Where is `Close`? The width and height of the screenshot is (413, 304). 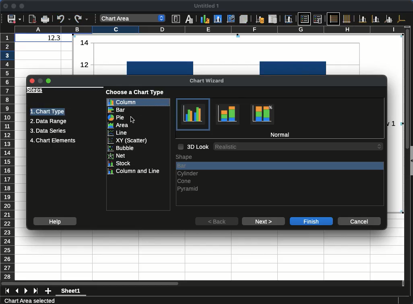 Close is located at coordinates (32, 81).